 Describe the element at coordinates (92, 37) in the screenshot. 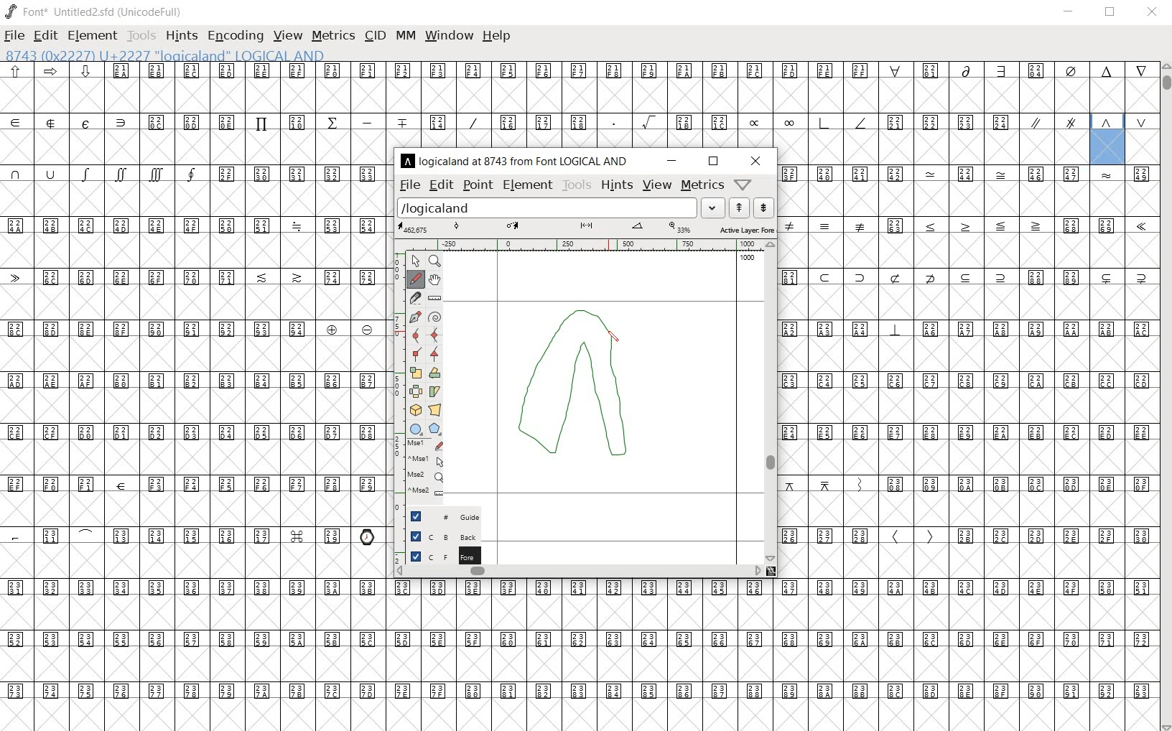

I see `element` at that location.